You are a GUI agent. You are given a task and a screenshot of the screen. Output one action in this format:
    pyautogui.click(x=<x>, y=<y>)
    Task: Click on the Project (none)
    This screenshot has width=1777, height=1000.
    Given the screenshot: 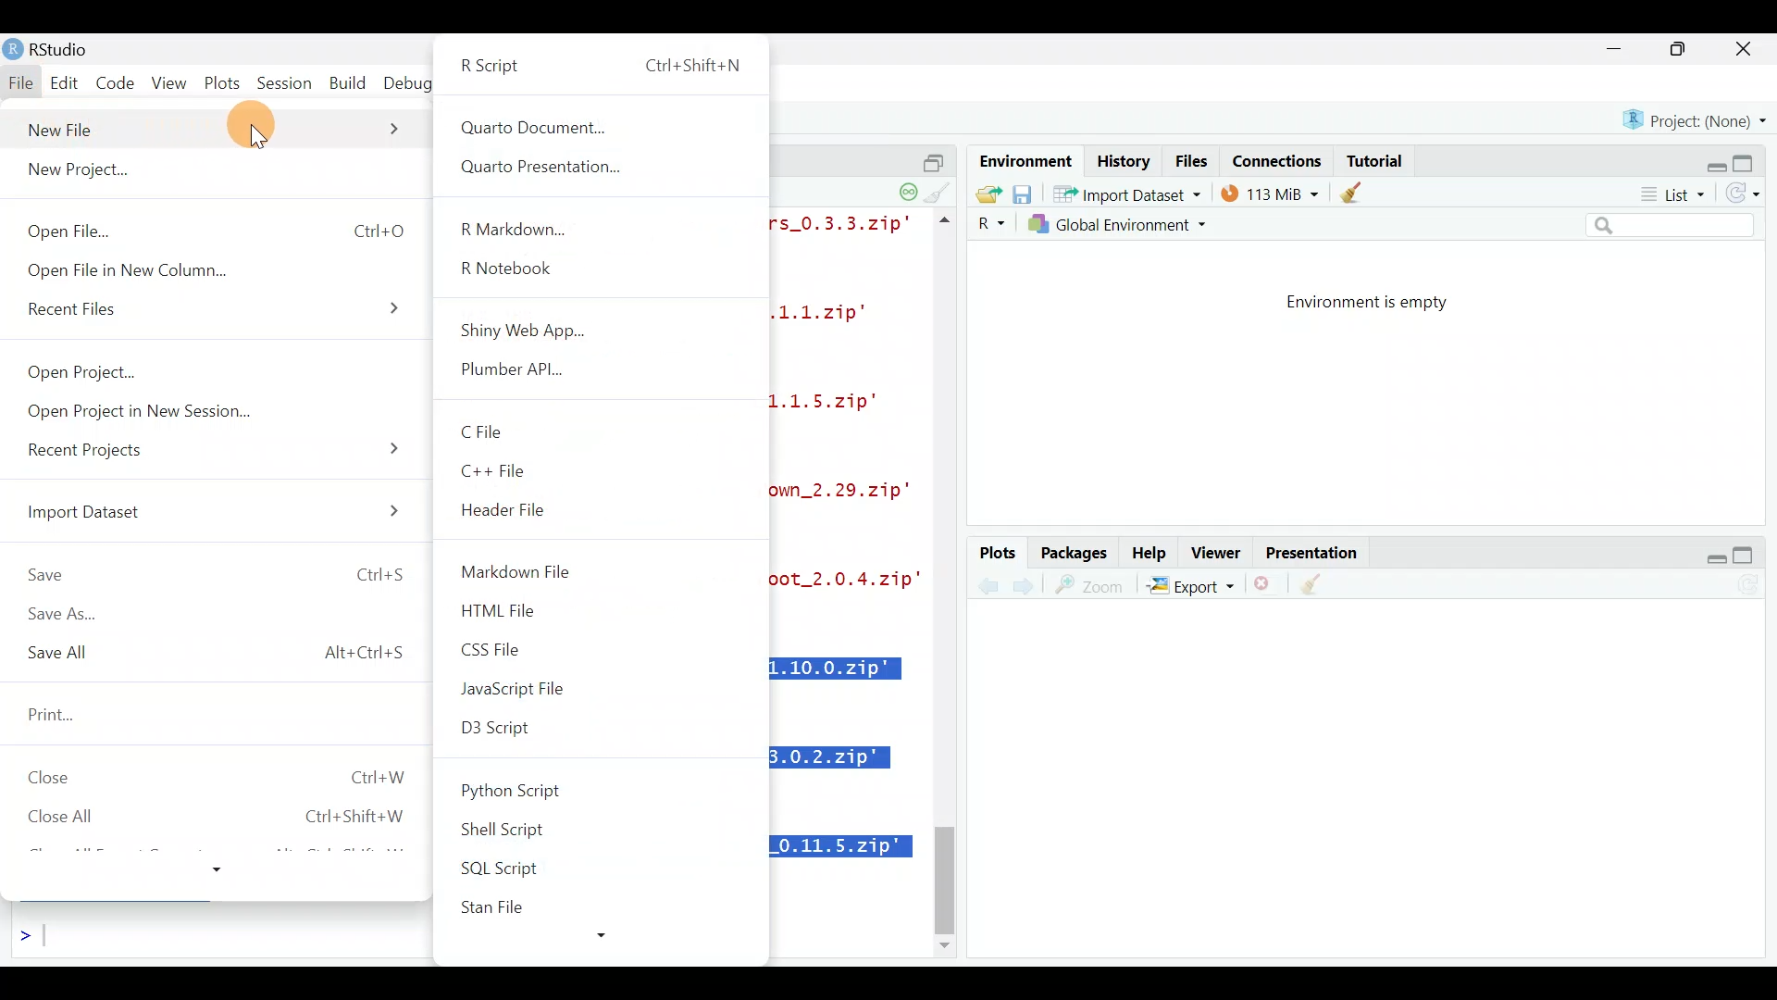 What is the action you would take?
    pyautogui.click(x=1700, y=118)
    